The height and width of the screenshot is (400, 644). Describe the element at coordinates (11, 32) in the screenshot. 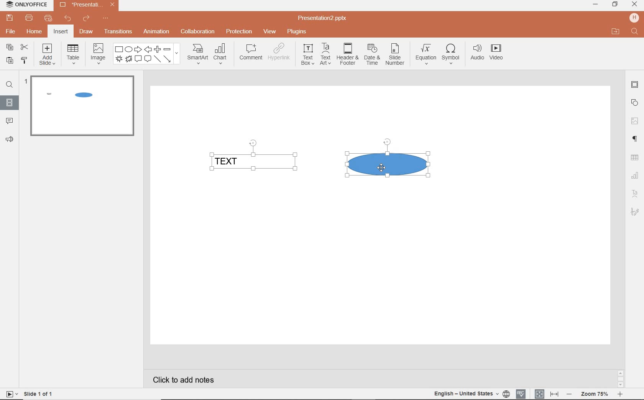

I see `file` at that location.